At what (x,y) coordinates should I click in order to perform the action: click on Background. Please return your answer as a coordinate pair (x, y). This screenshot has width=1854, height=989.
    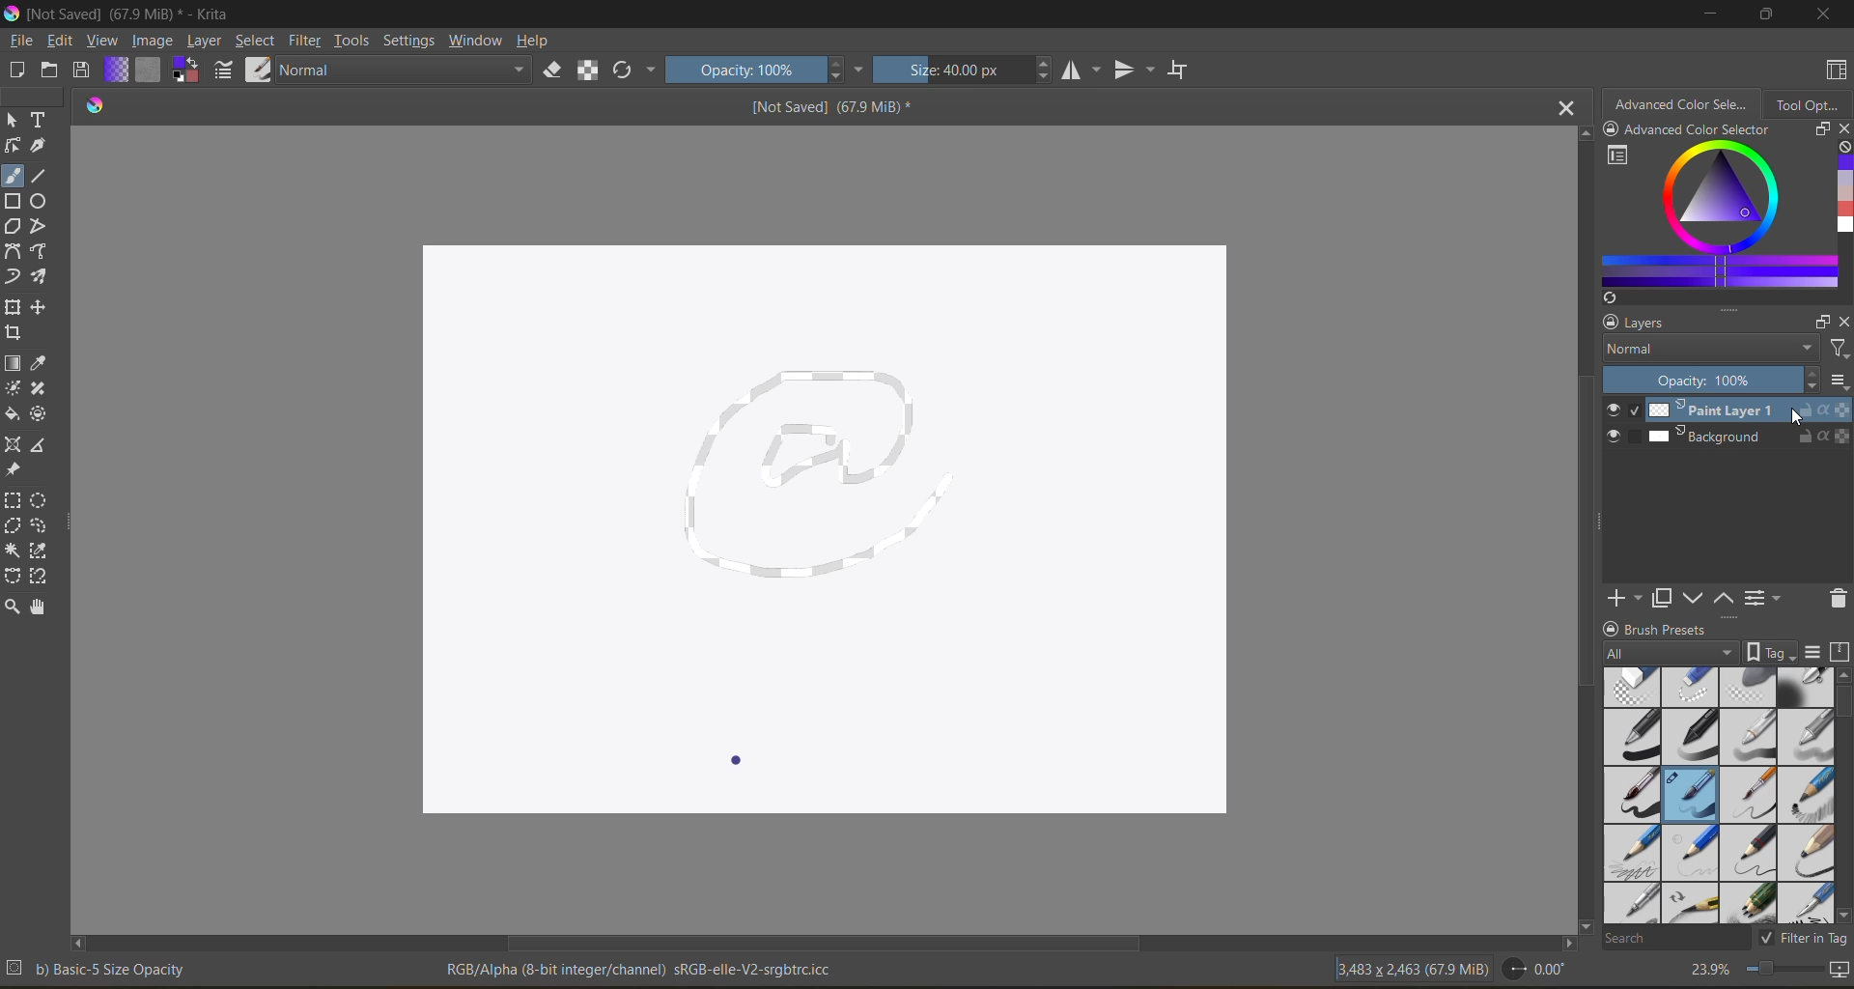
    Looking at the image, I should click on (1750, 435).